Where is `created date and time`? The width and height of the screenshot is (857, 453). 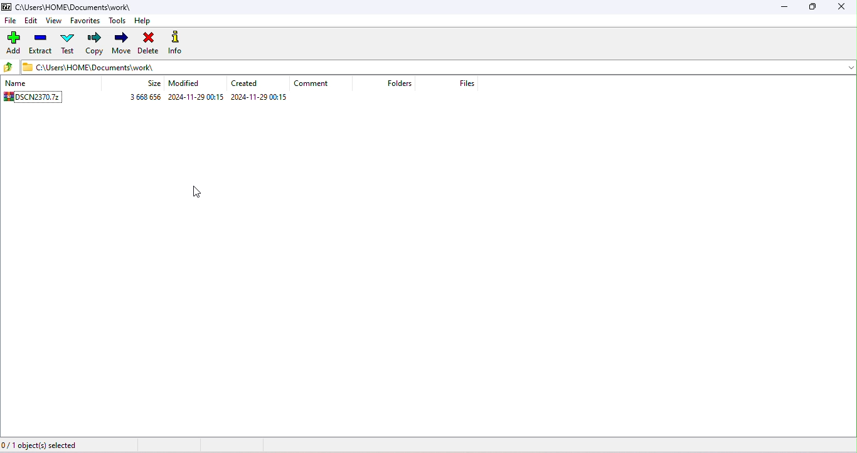 created date and time is located at coordinates (260, 97).